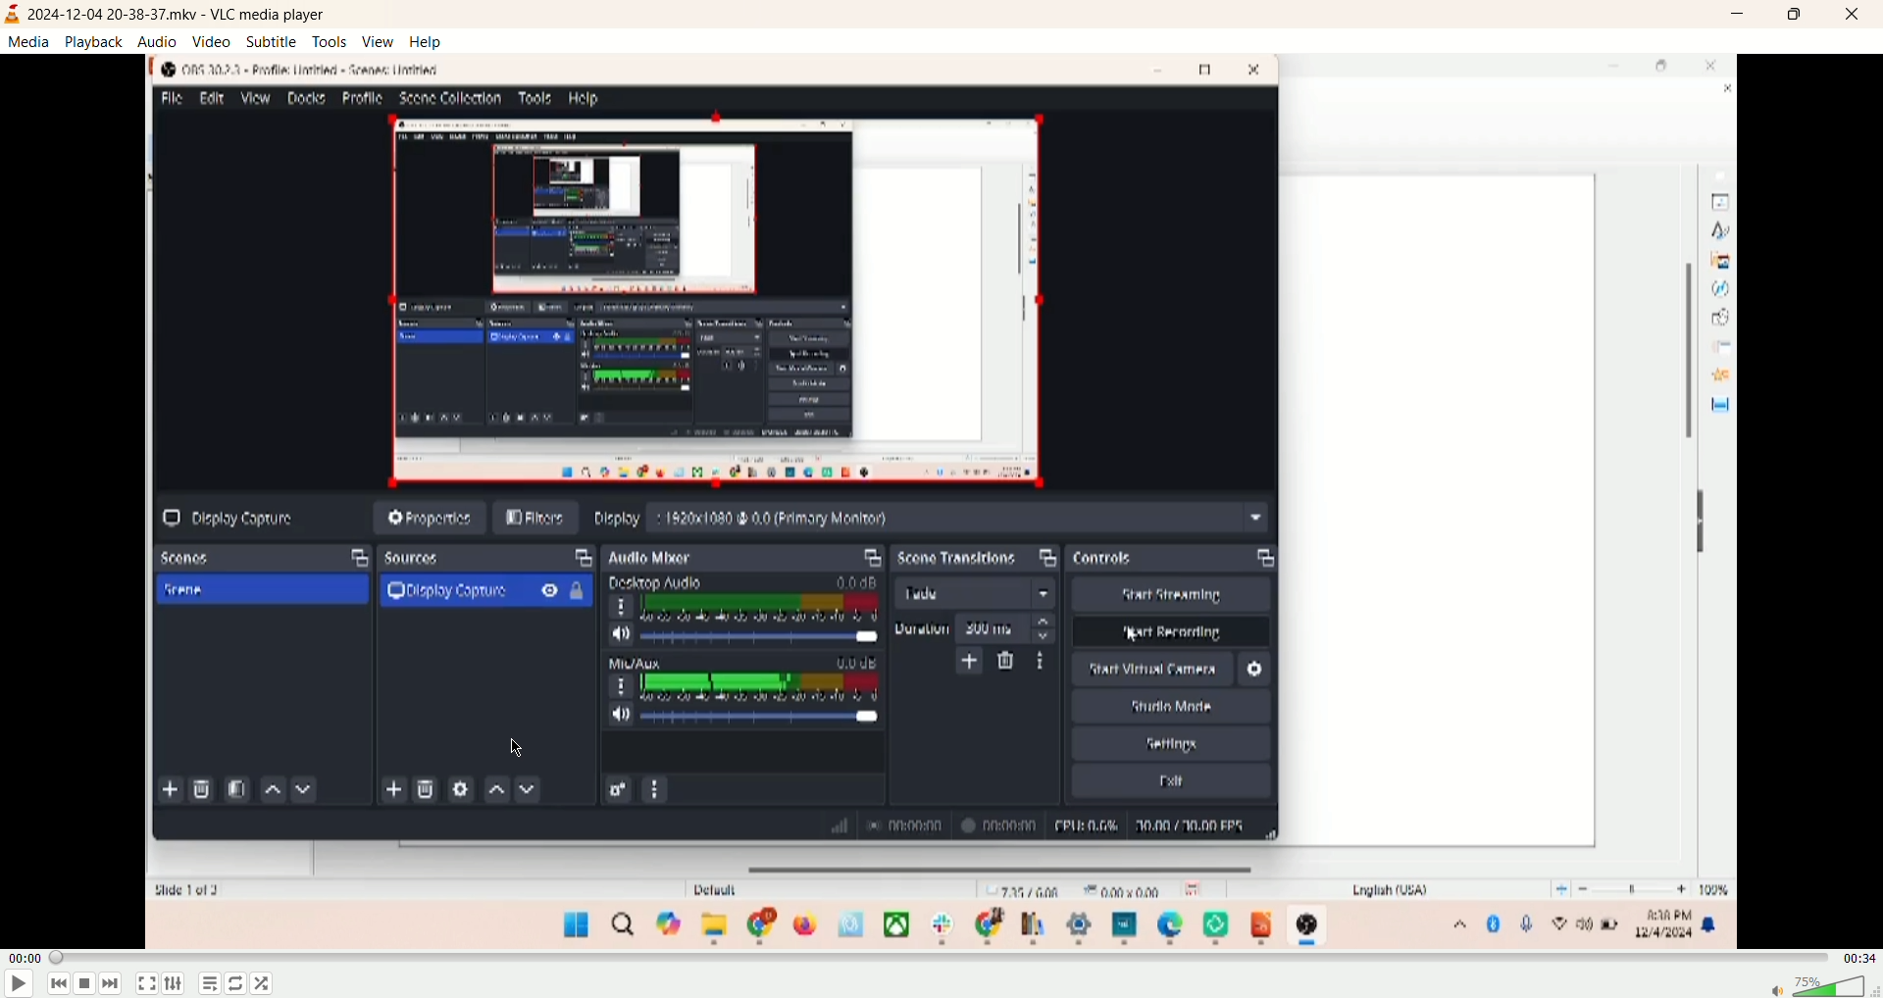  Describe the element at coordinates (210, 984) in the screenshot. I see `playlist` at that location.